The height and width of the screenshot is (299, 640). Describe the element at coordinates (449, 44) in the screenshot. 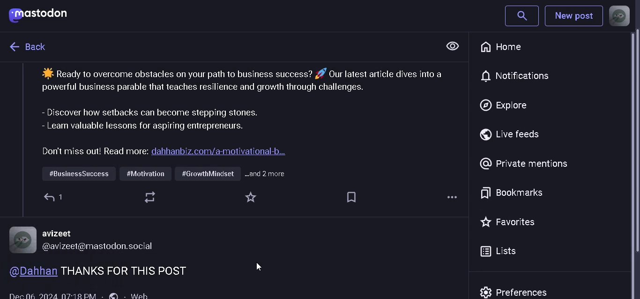

I see `View` at that location.